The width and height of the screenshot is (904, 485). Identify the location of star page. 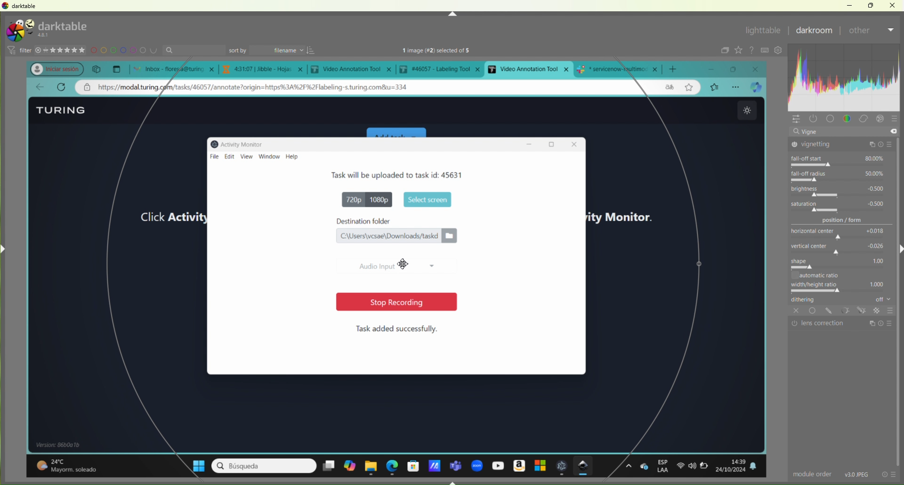
(688, 89).